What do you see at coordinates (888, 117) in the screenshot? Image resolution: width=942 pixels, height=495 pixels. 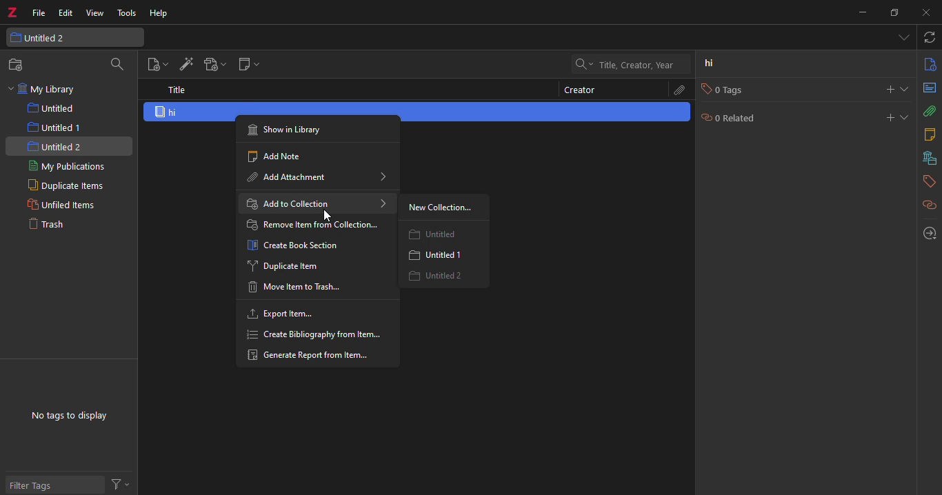 I see `add` at bounding box center [888, 117].